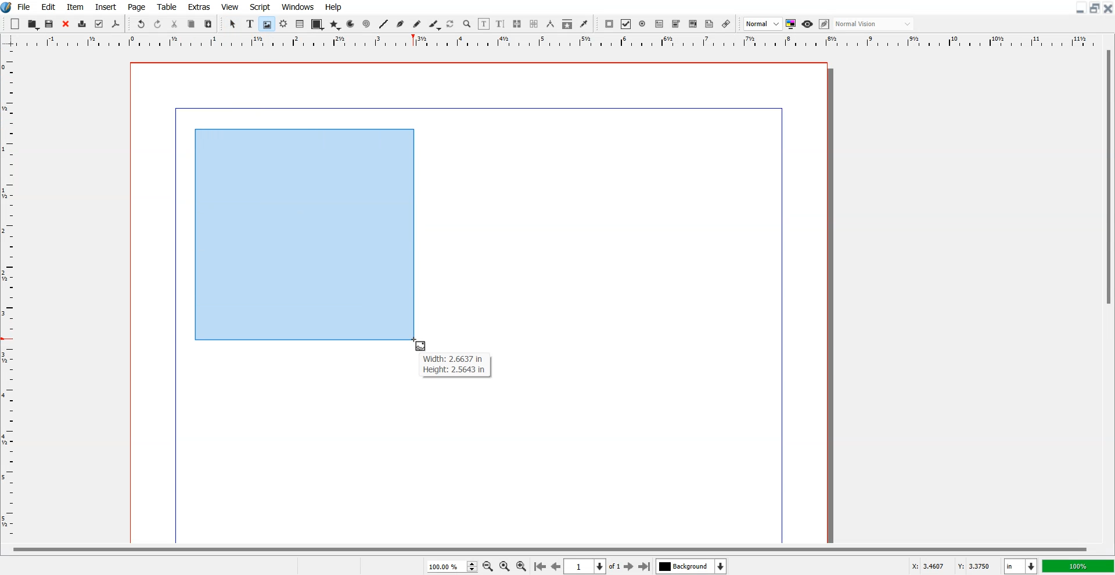 The image size is (1115, 575). What do you see at coordinates (99, 24) in the screenshot?
I see `Preflight verifier` at bounding box center [99, 24].